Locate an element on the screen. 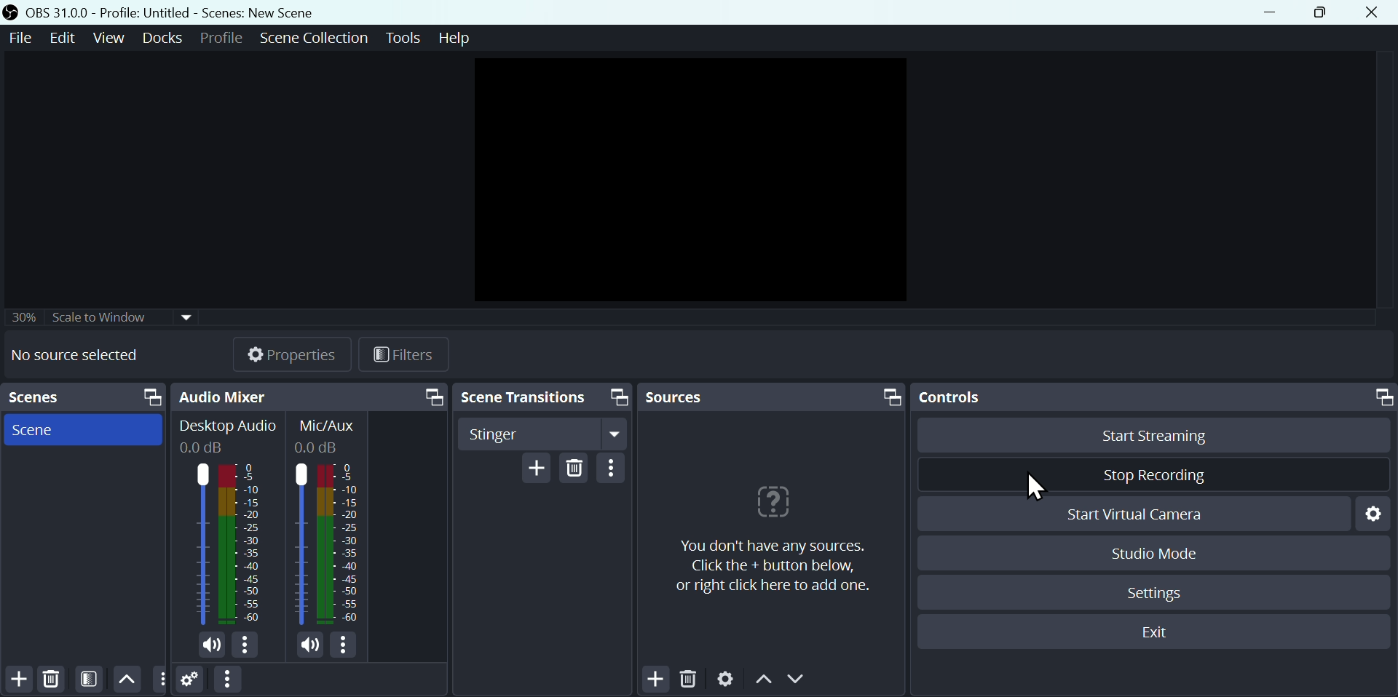  minimize is located at coordinates (1270, 13).